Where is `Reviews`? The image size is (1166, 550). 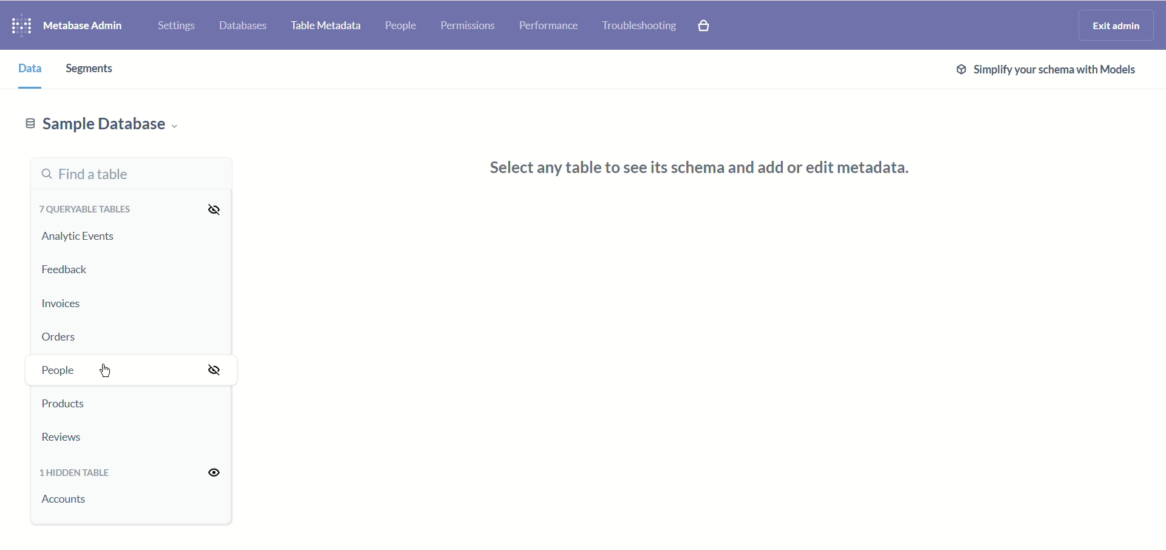
Reviews is located at coordinates (82, 436).